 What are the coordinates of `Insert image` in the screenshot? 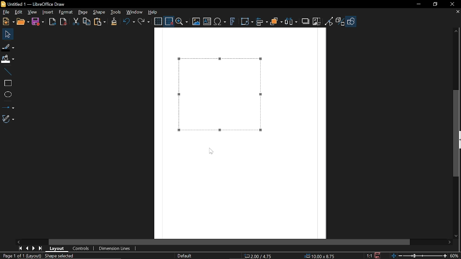 It's located at (196, 22).